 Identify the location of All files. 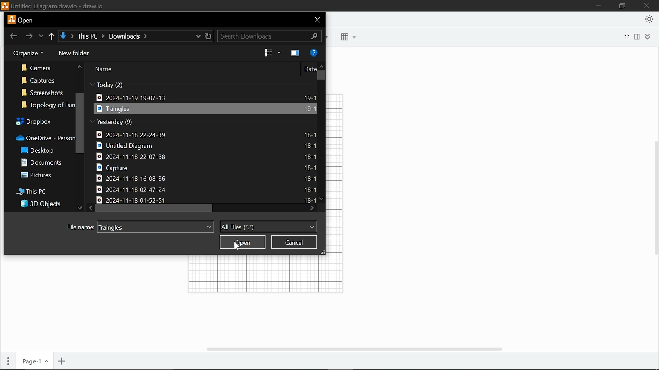
(268, 227).